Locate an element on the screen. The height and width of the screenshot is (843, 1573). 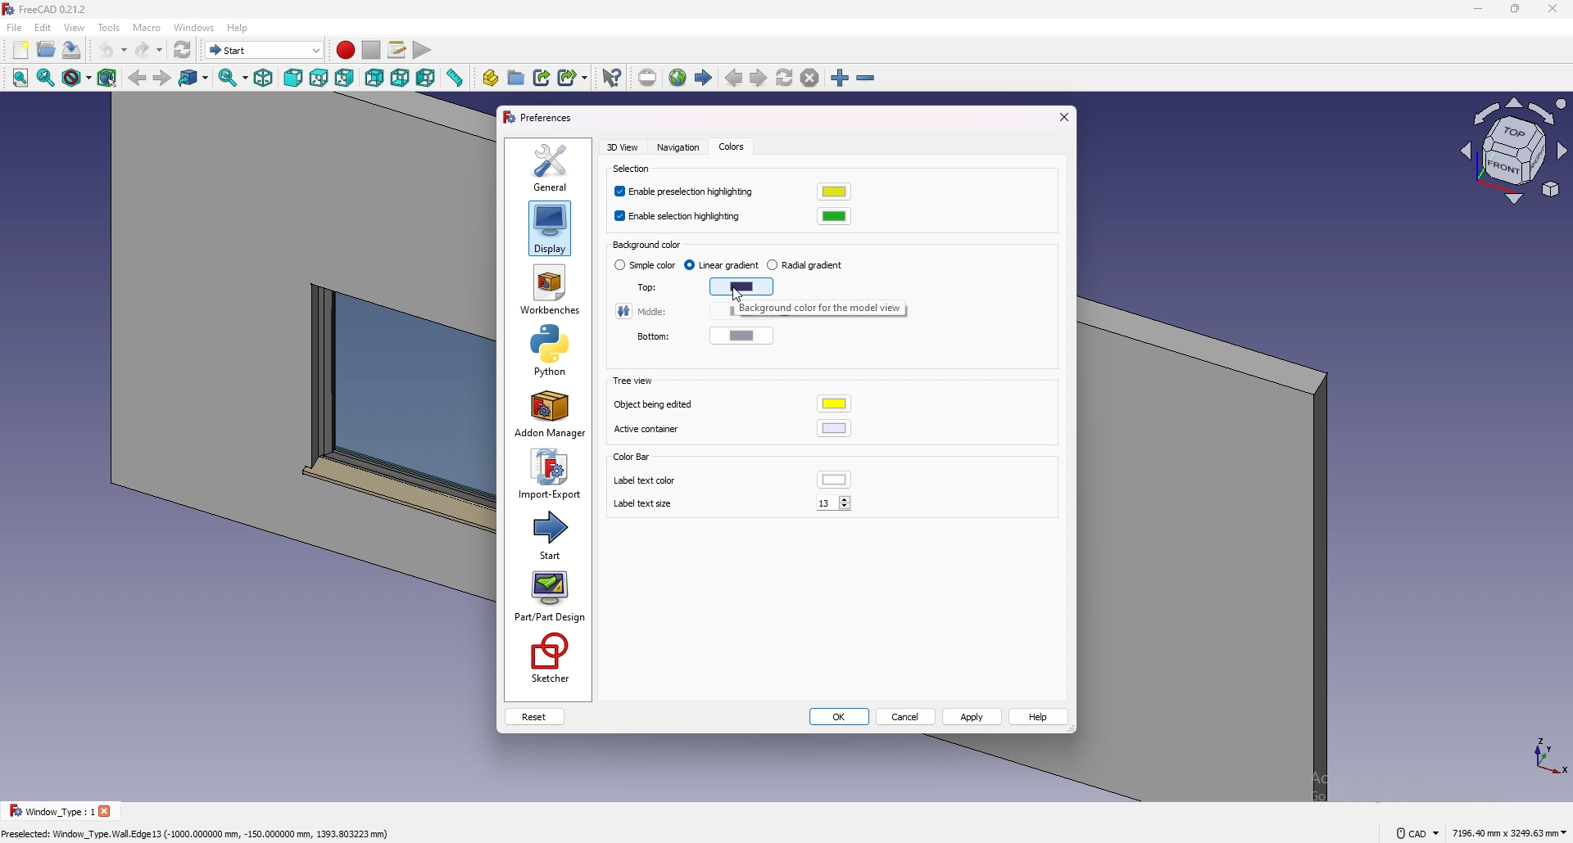
tourus is located at coordinates (1540, 755).